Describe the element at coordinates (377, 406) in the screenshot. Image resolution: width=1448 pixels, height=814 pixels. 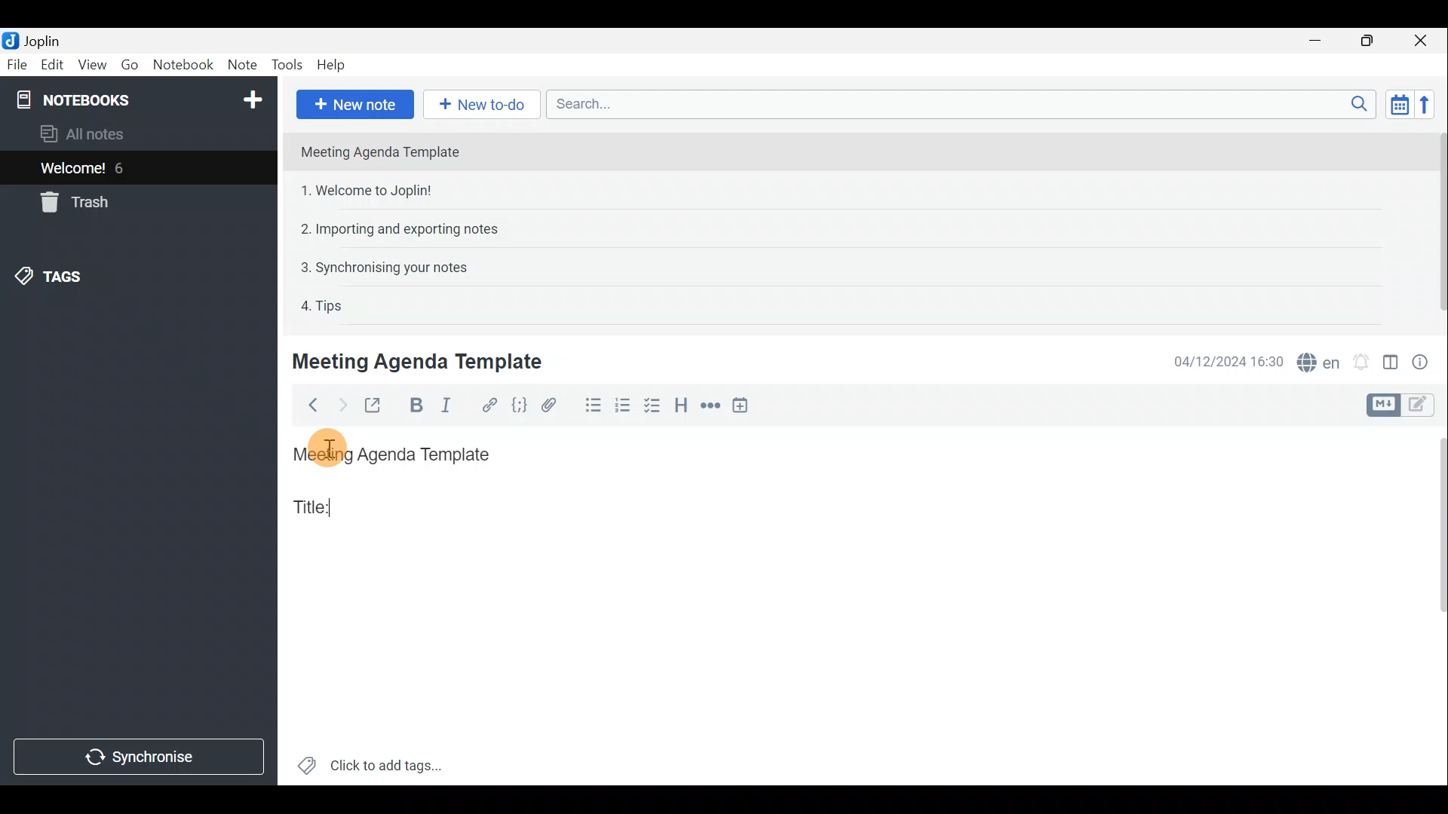
I see `Toggle external editing` at that location.